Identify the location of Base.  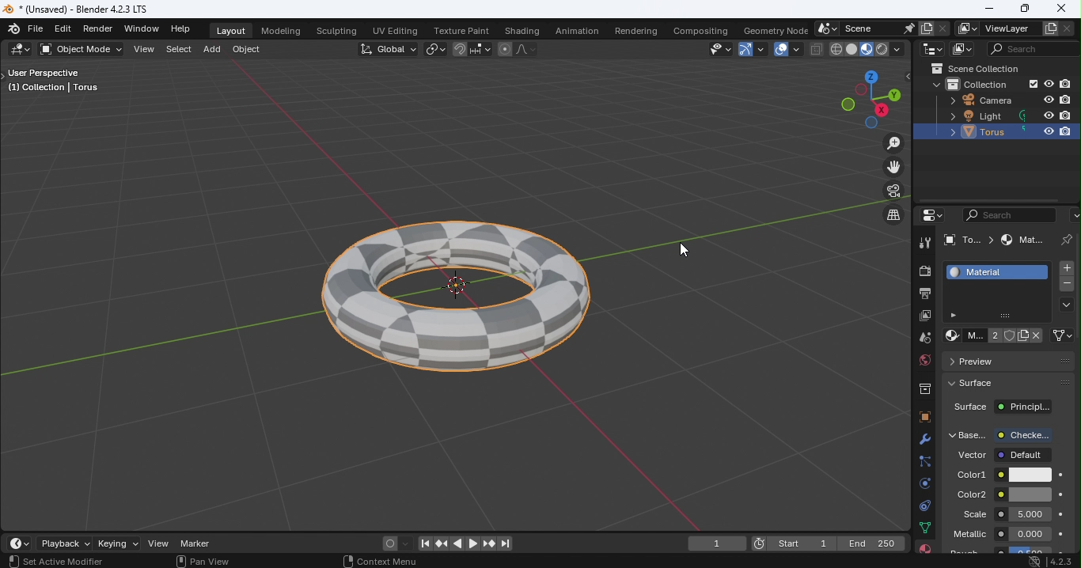
(999, 435).